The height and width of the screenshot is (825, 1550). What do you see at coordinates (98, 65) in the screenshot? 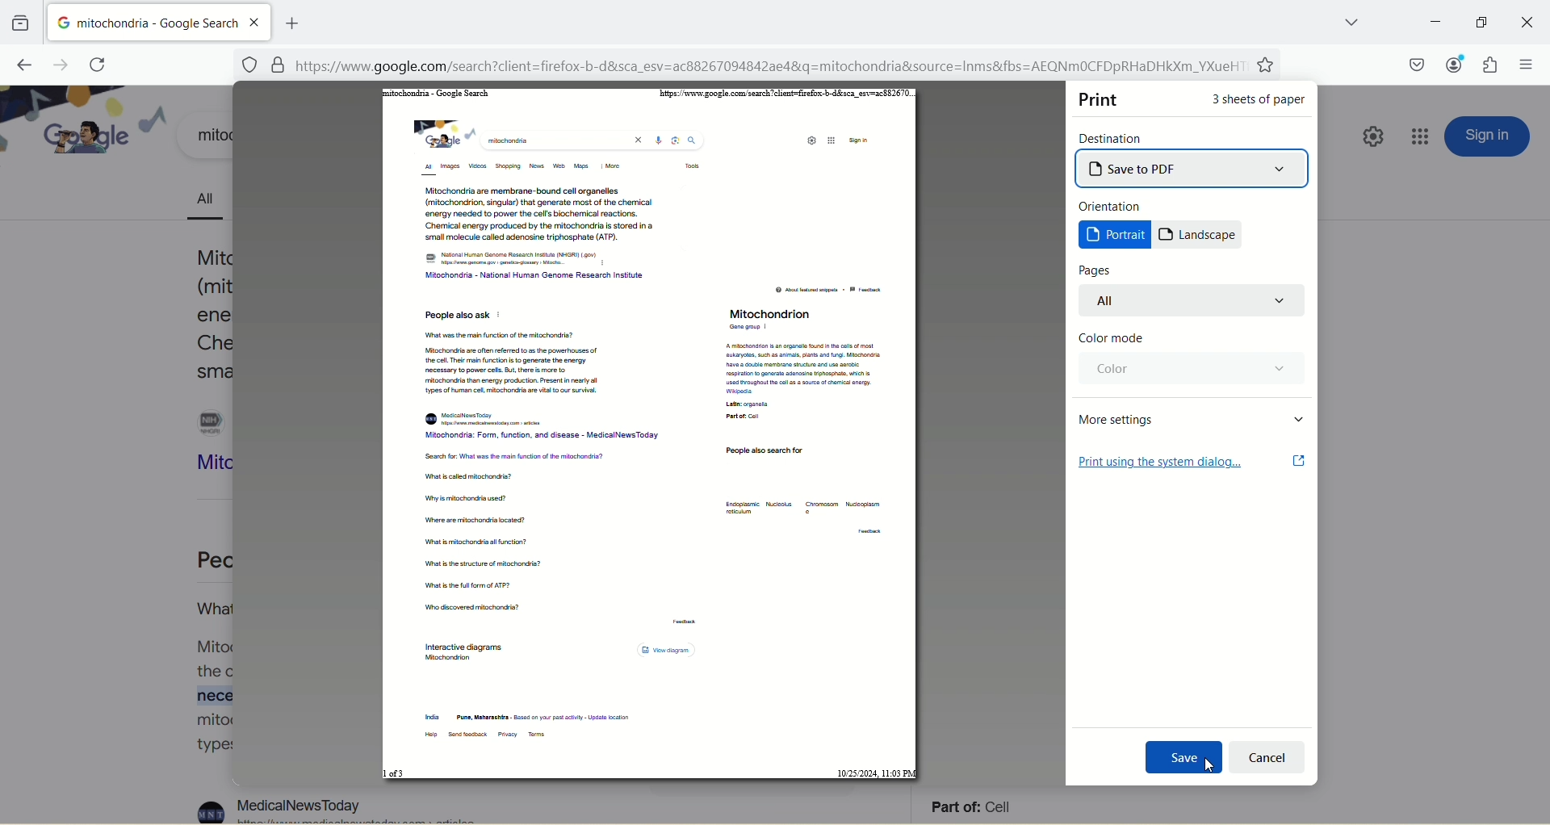
I see `reload current page` at bounding box center [98, 65].